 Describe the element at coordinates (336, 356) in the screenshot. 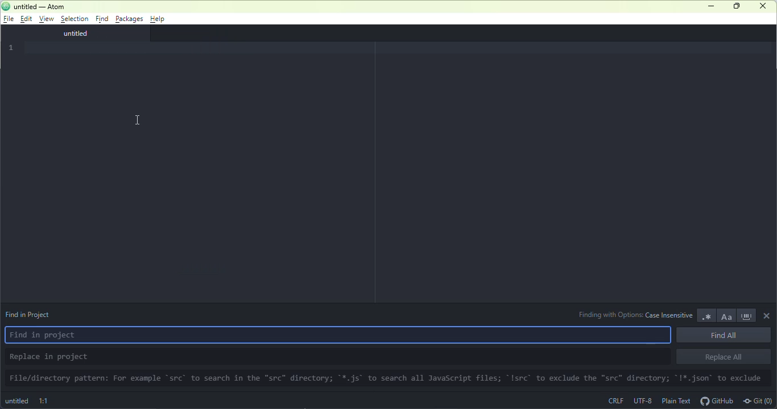

I see `replace in project` at that location.